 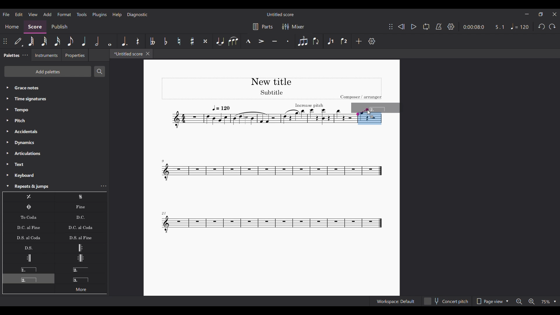 I want to click on Half note, so click(x=97, y=41).